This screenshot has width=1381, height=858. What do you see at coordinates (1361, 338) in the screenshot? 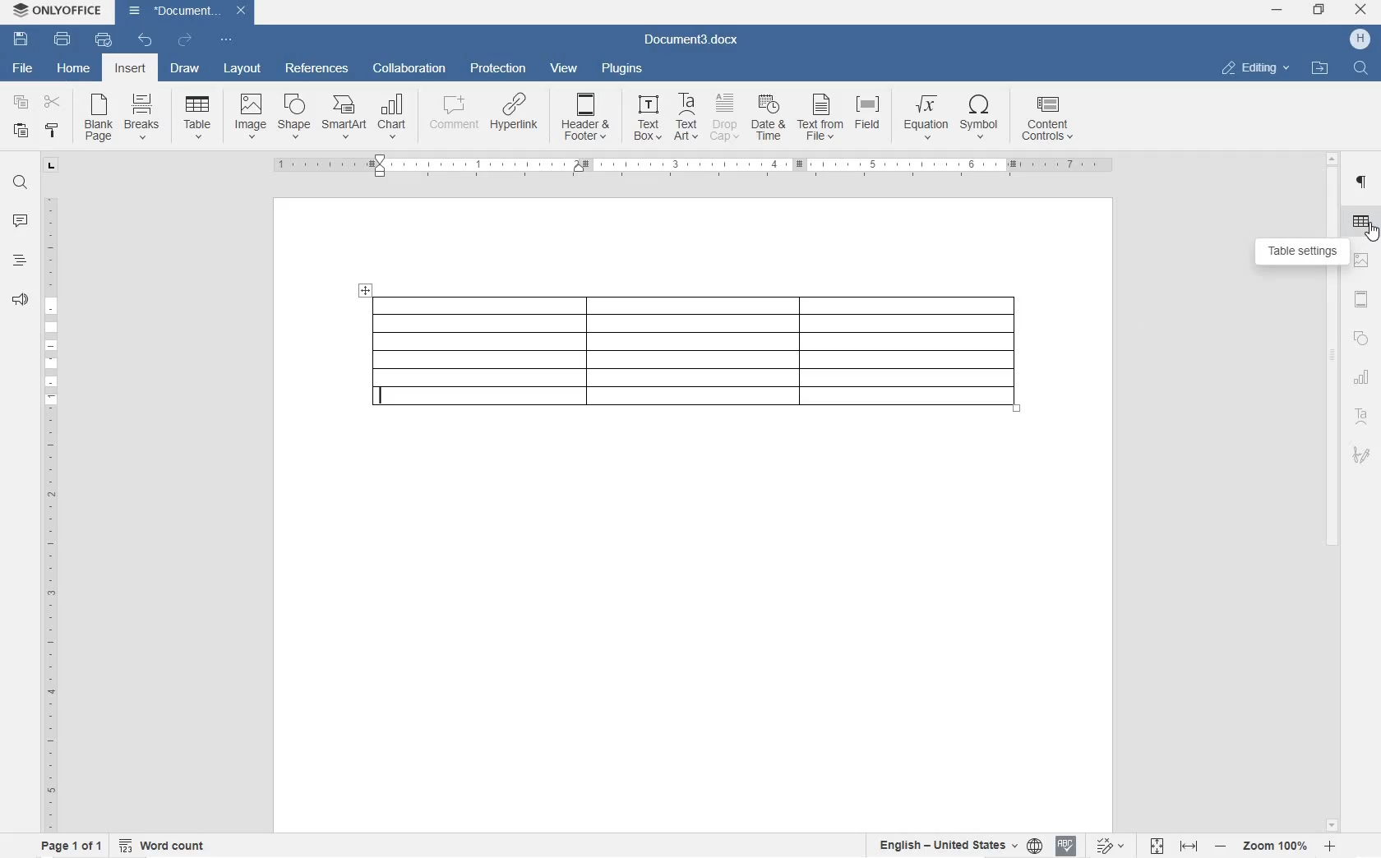
I see `SHAPE` at bounding box center [1361, 338].